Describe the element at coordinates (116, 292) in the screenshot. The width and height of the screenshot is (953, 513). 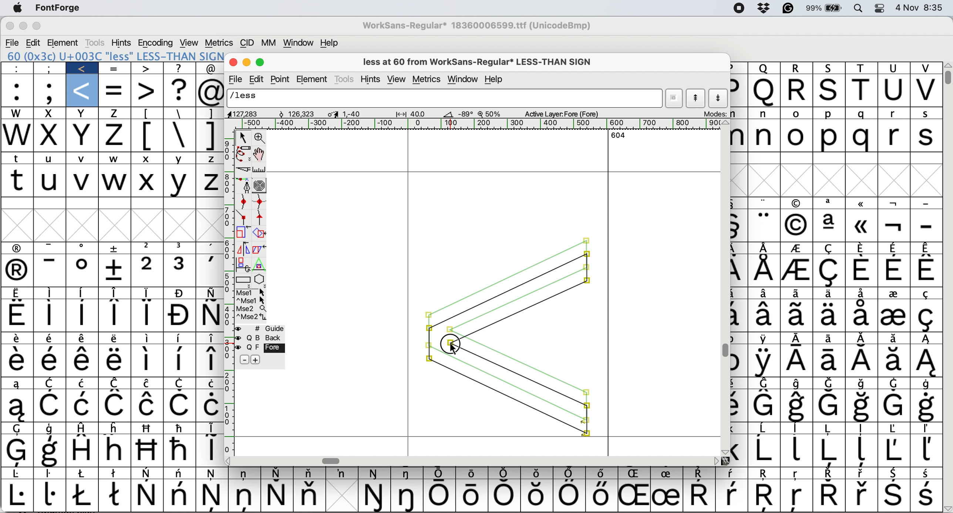
I see `Symbol` at that location.